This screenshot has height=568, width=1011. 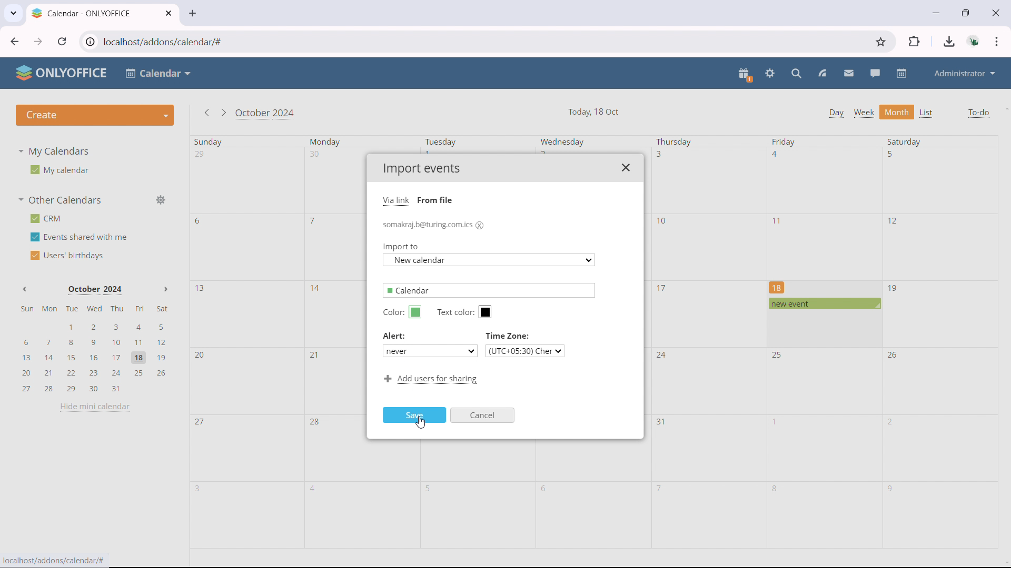 What do you see at coordinates (489, 291) in the screenshot?
I see `Calendar` at bounding box center [489, 291].